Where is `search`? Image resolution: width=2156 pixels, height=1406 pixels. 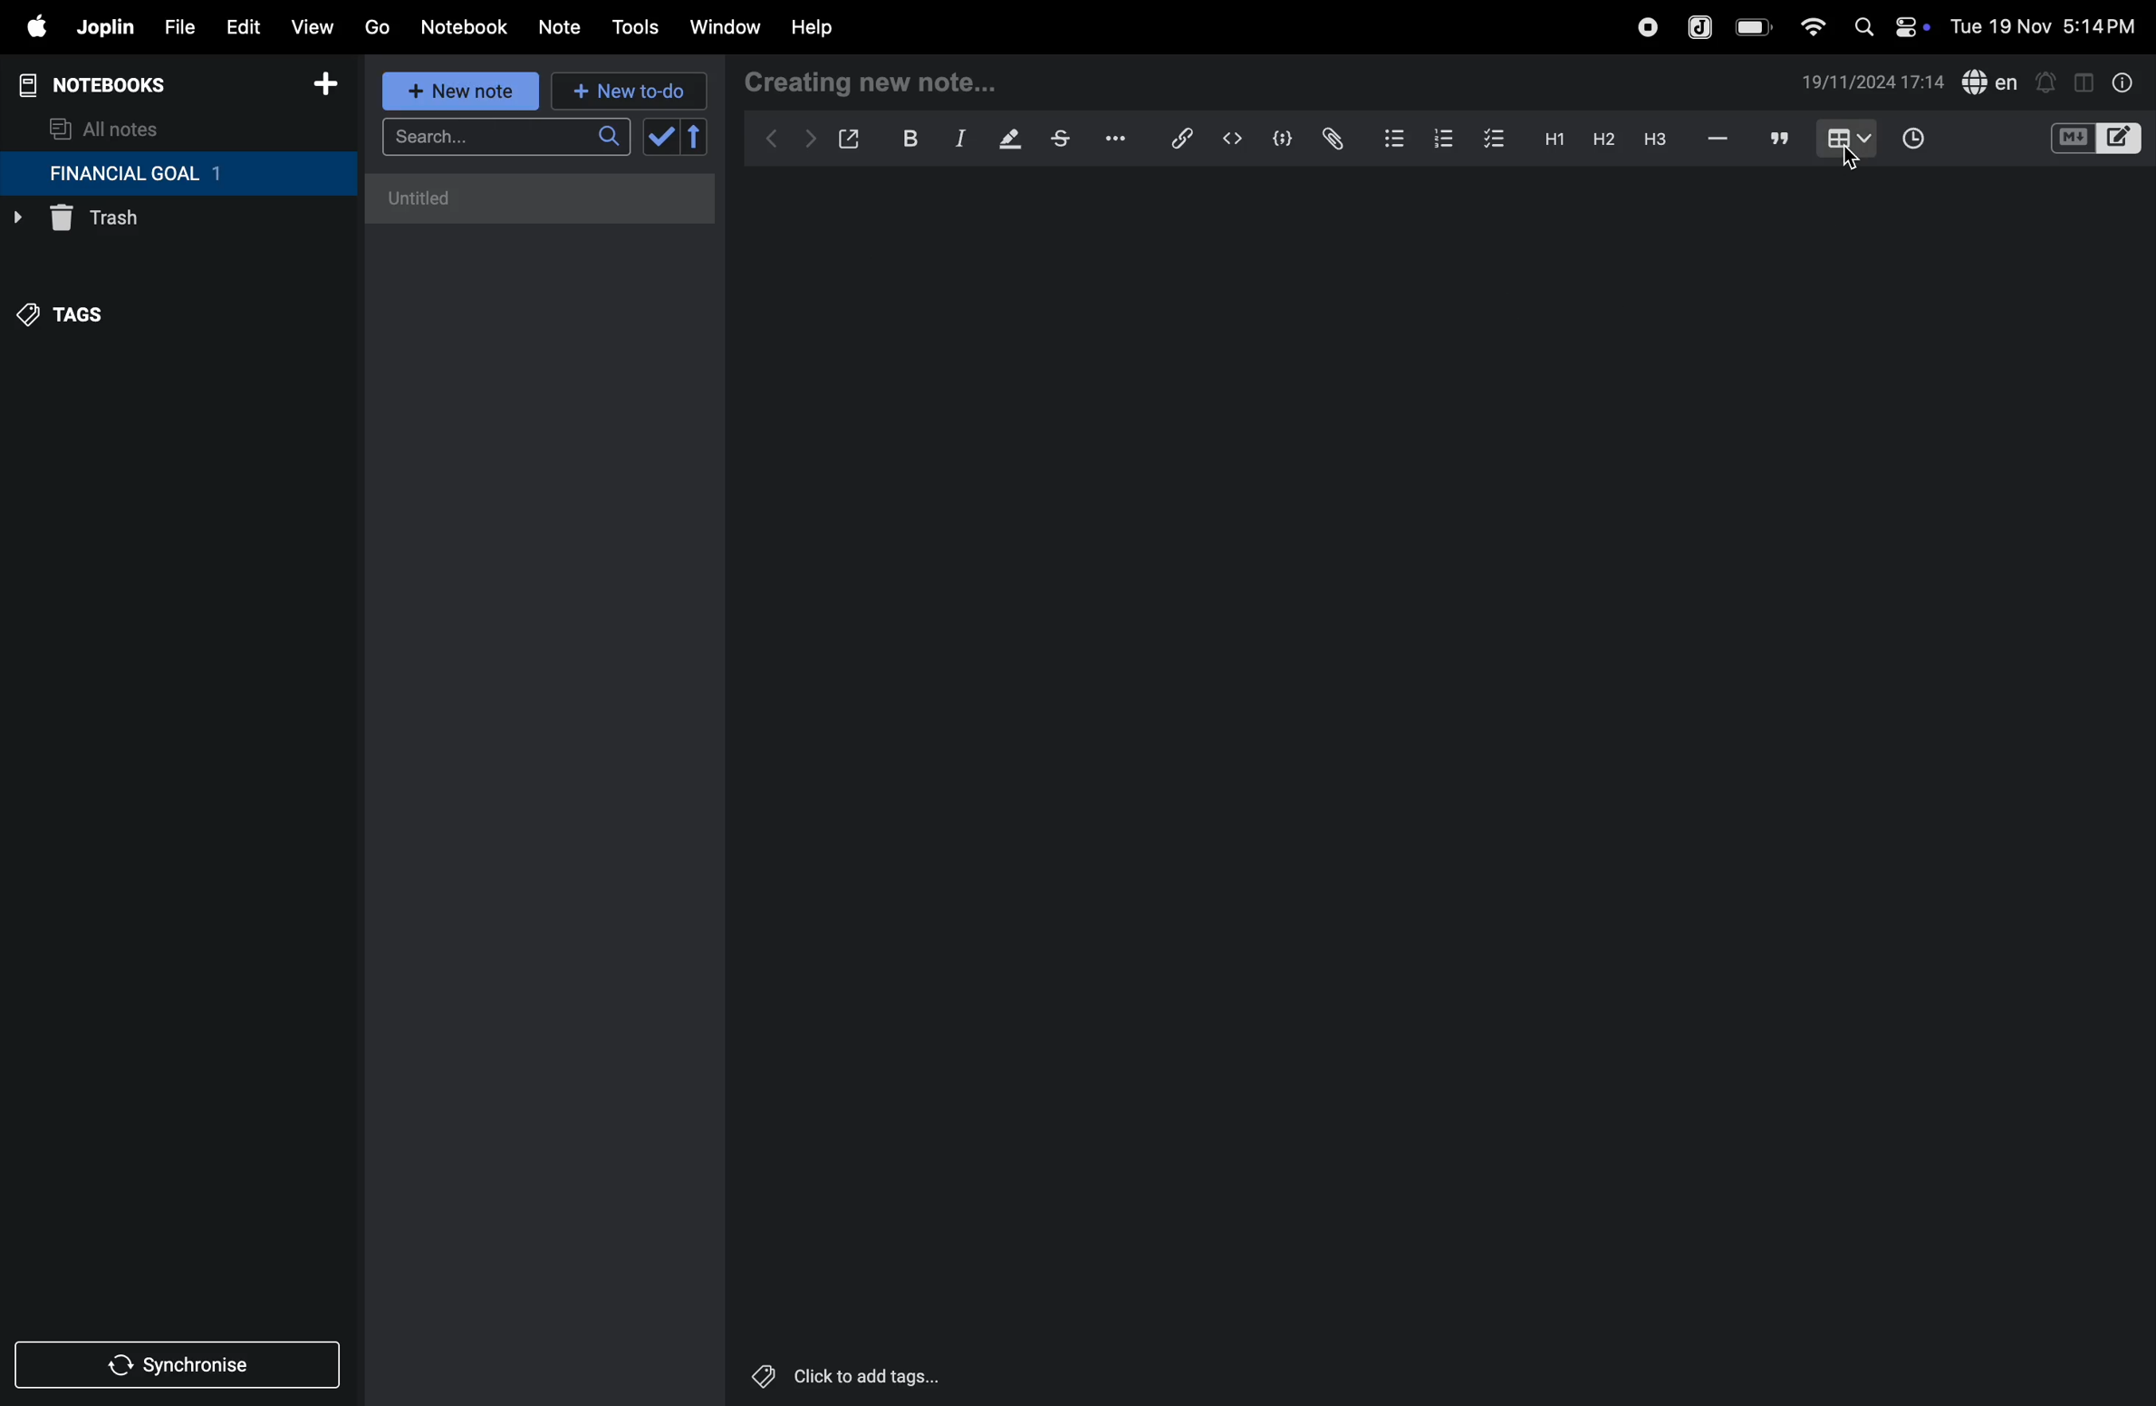 search is located at coordinates (505, 137).